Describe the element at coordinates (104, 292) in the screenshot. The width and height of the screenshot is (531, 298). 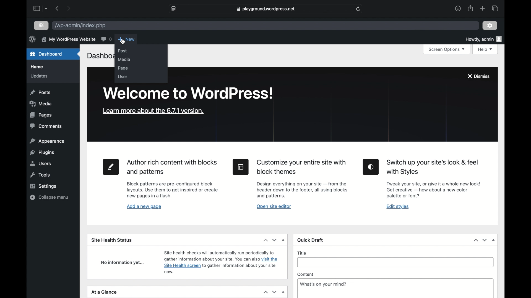
I see `at a glance` at that location.